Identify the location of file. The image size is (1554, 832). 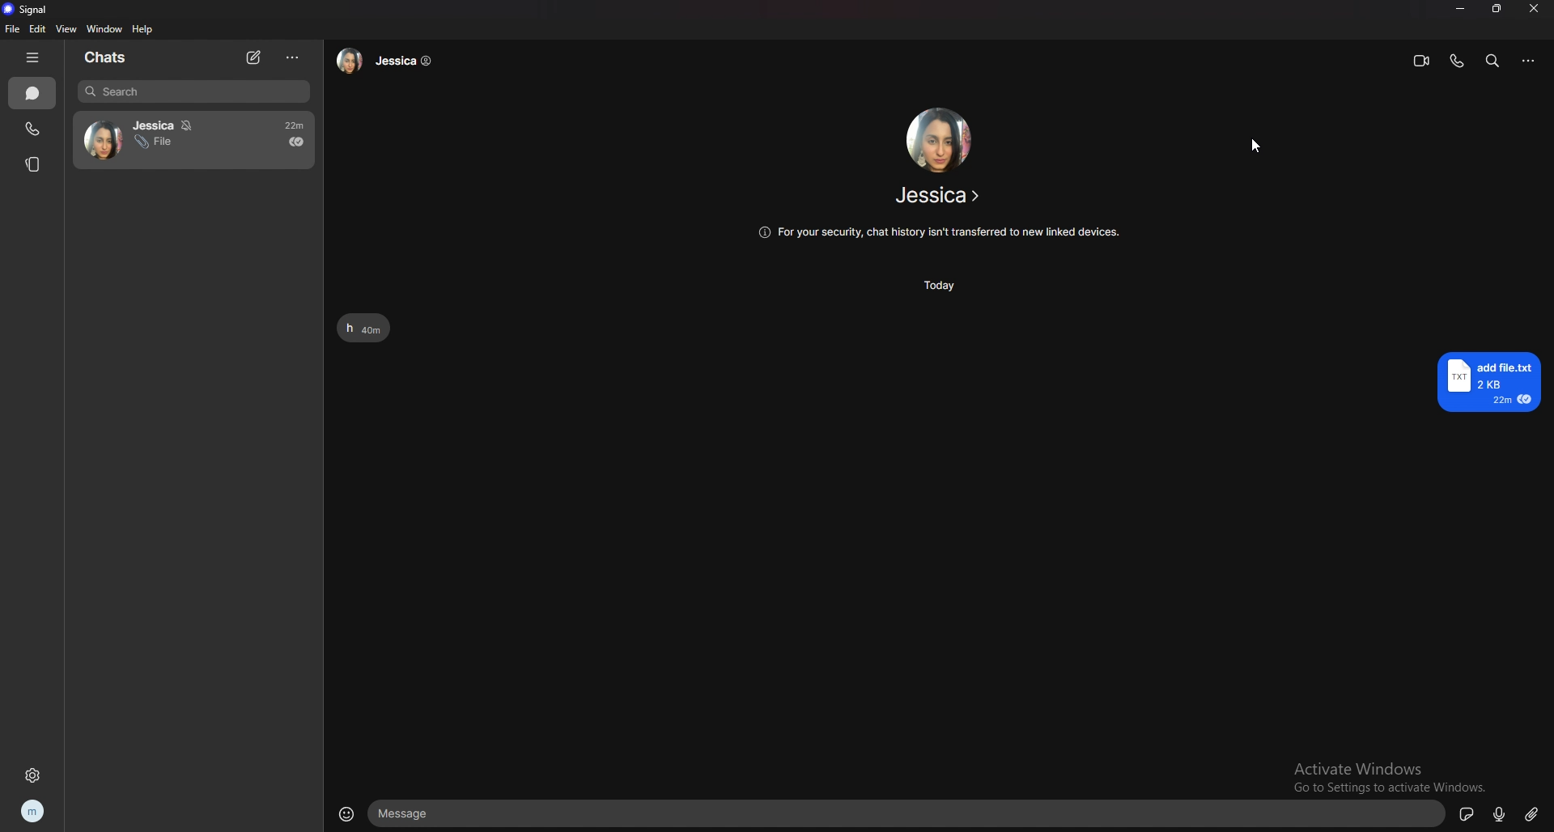
(13, 29).